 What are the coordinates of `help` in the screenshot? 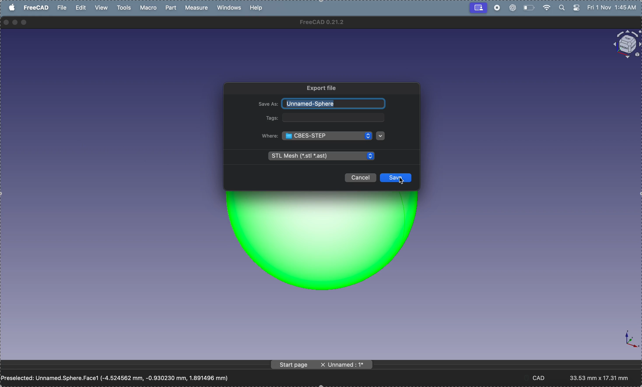 It's located at (257, 7).